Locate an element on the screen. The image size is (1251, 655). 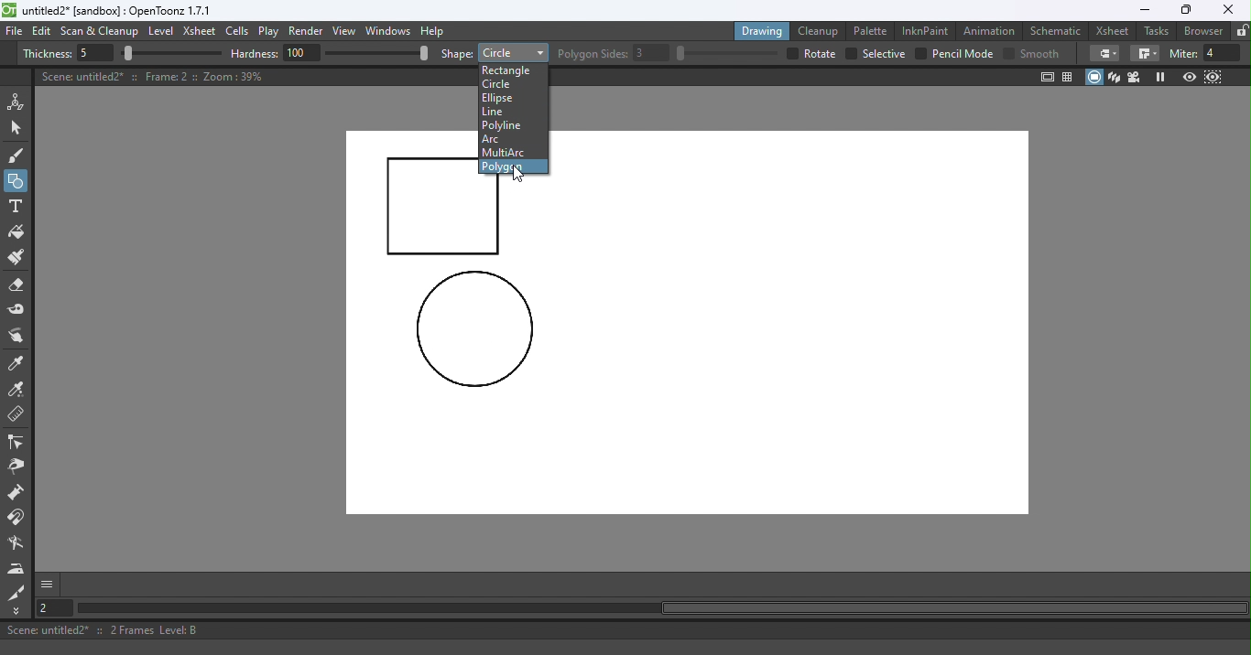
Horizontal scroll bar is located at coordinates (661, 608).